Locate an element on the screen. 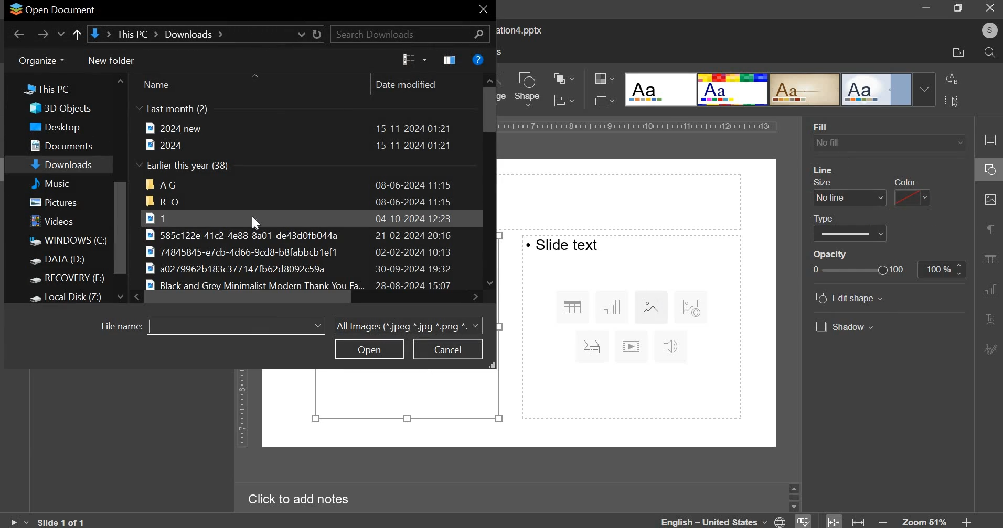  Folder  is located at coordinates (300, 184).